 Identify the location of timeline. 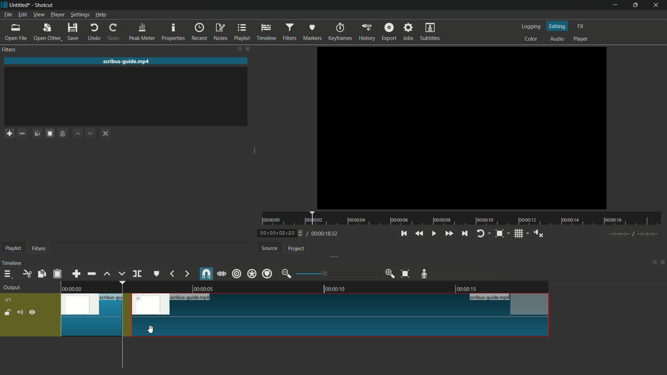
(267, 32).